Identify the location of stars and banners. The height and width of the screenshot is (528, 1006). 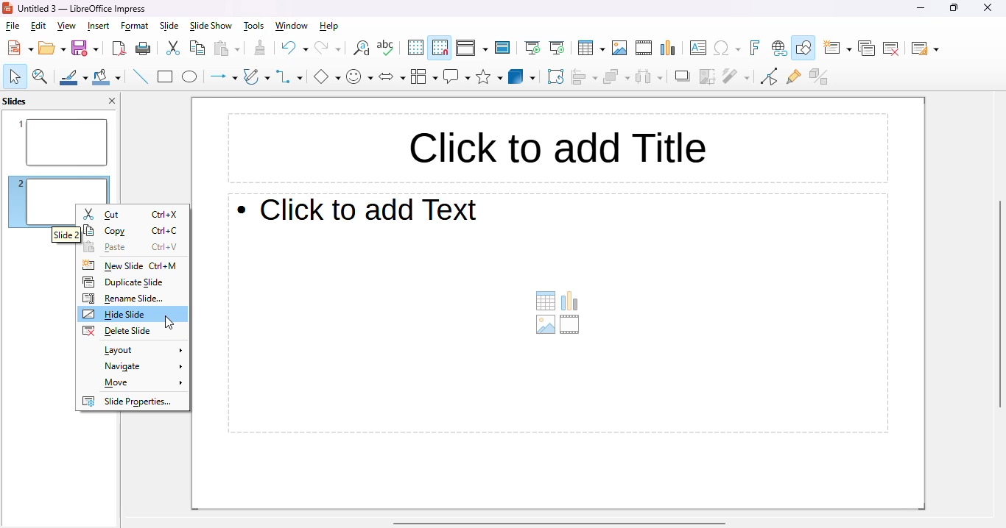
(488, 77).